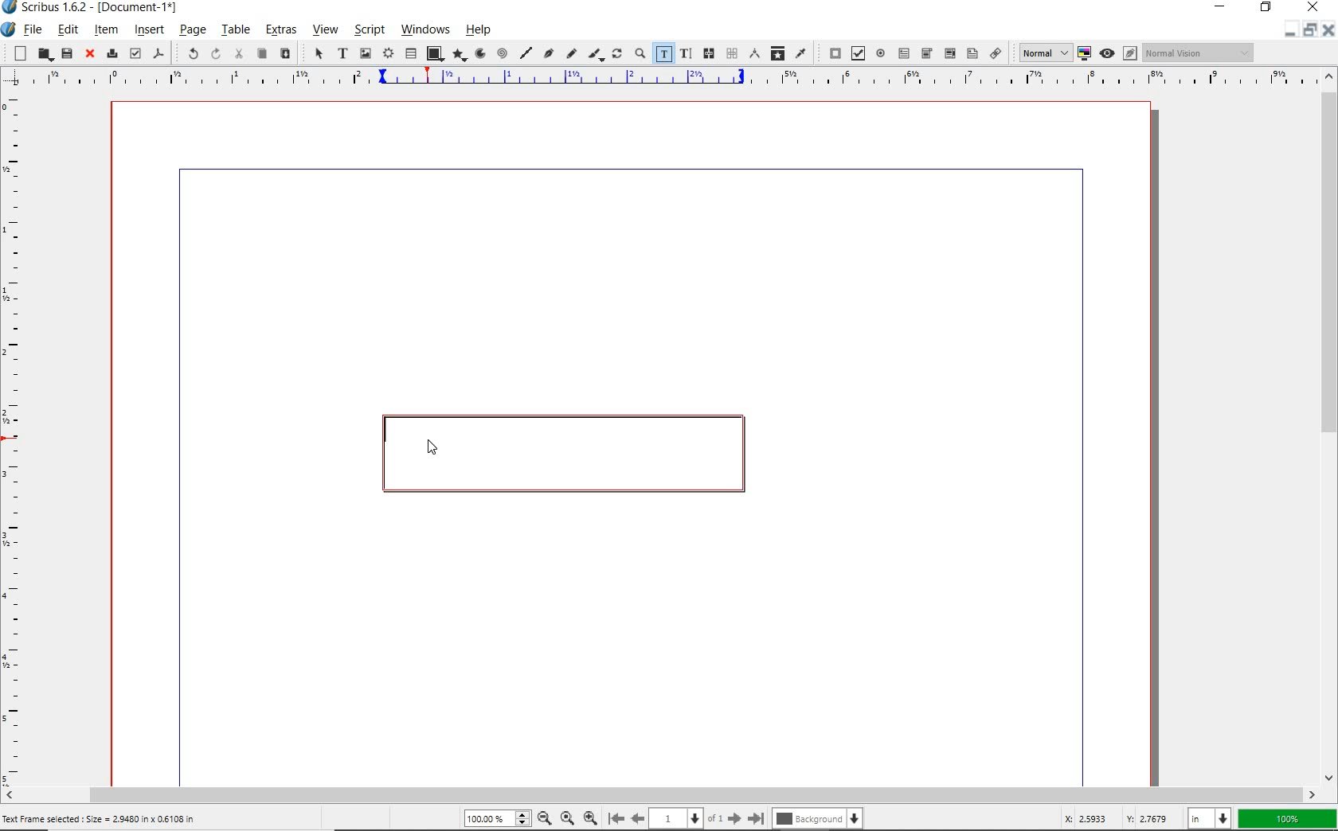 The width and height of the screenshot is (1338, 831). Describe the element at coordinates (996, 53) in the screenshot. I see `link annotation` at that location.